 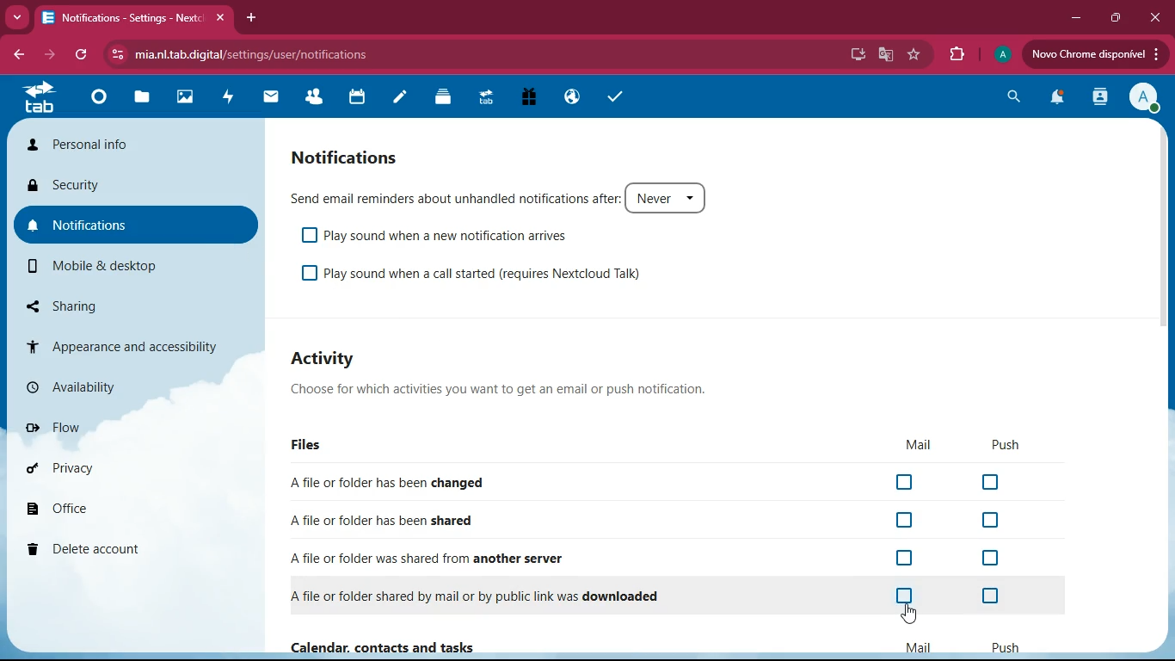 I want to click on favourite, so click(x=911, y=57).